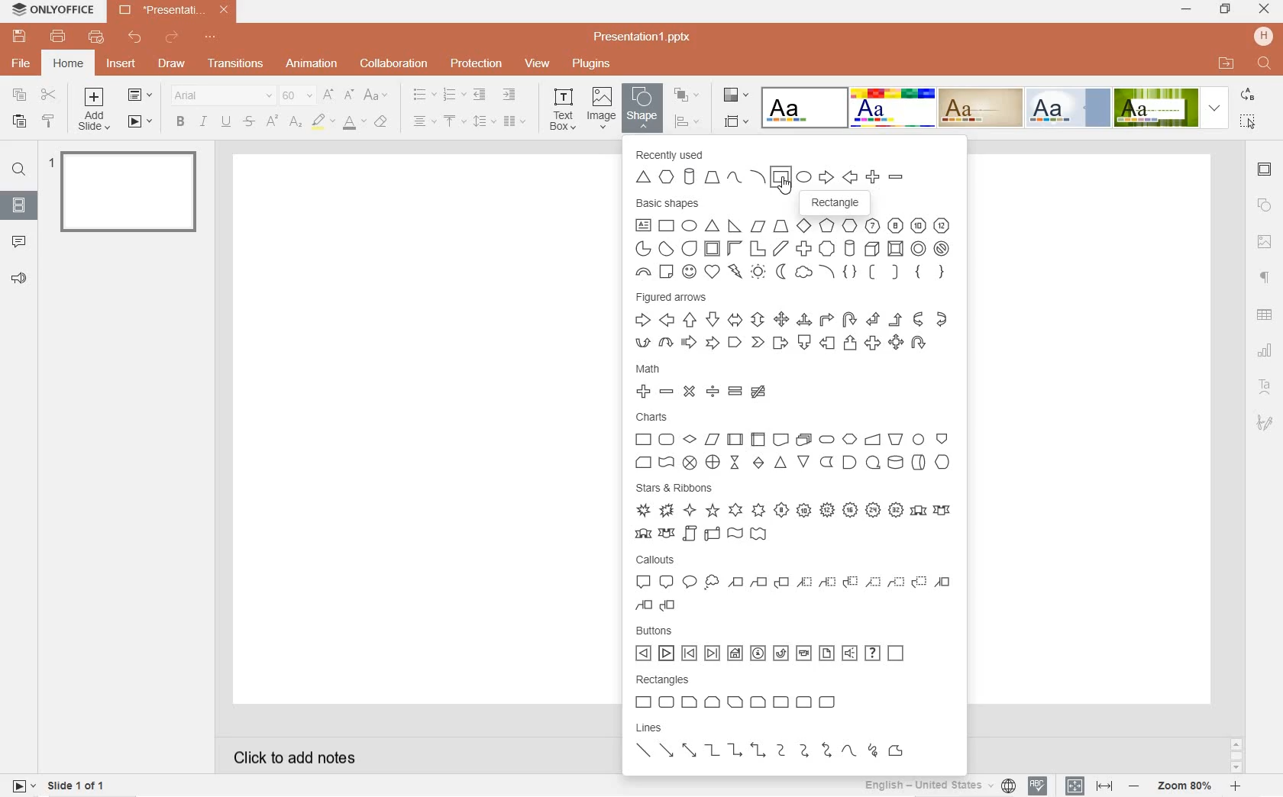 This screenshot has height=797, width=1283. What do you see at coordinates (942, 273) in the screenshot?
I see `Right Brace` at bounding box center [942, 273].